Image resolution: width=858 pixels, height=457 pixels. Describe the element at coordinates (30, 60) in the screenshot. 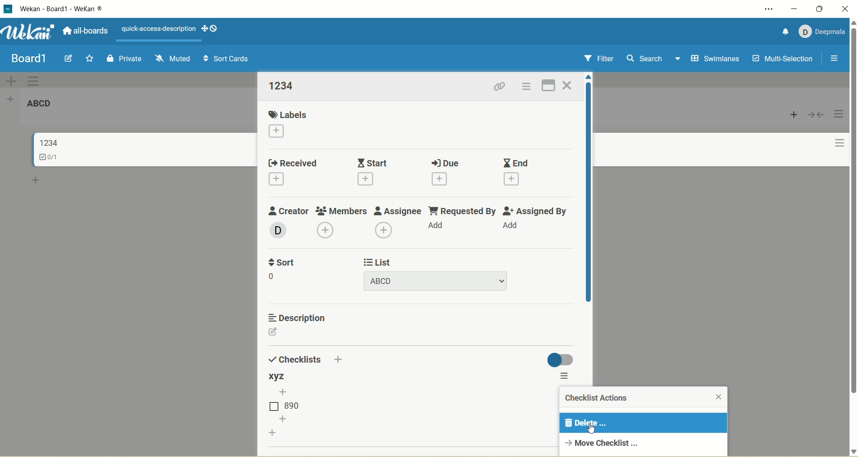

I see `board1` at that location.